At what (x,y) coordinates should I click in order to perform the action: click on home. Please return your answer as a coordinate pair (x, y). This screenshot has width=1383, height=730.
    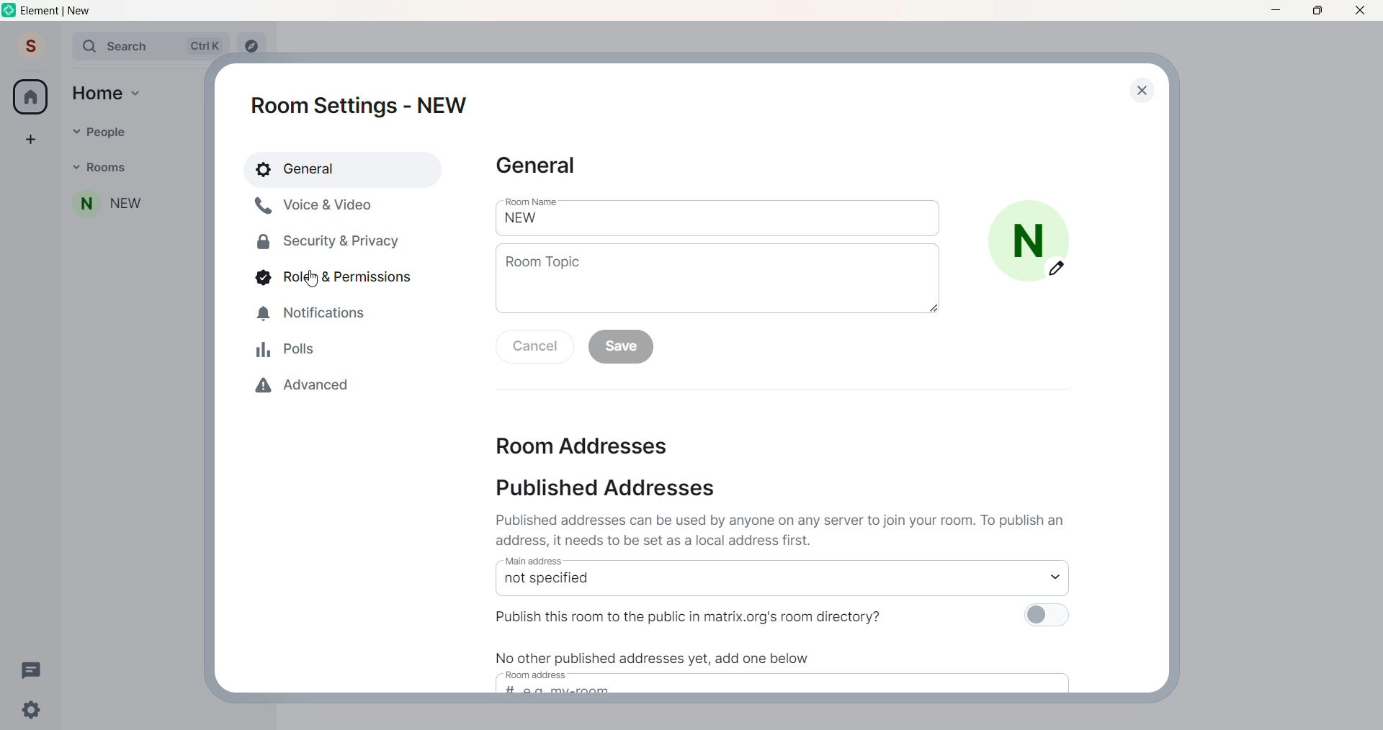
    Looking at the image, I should click on (31, 96).